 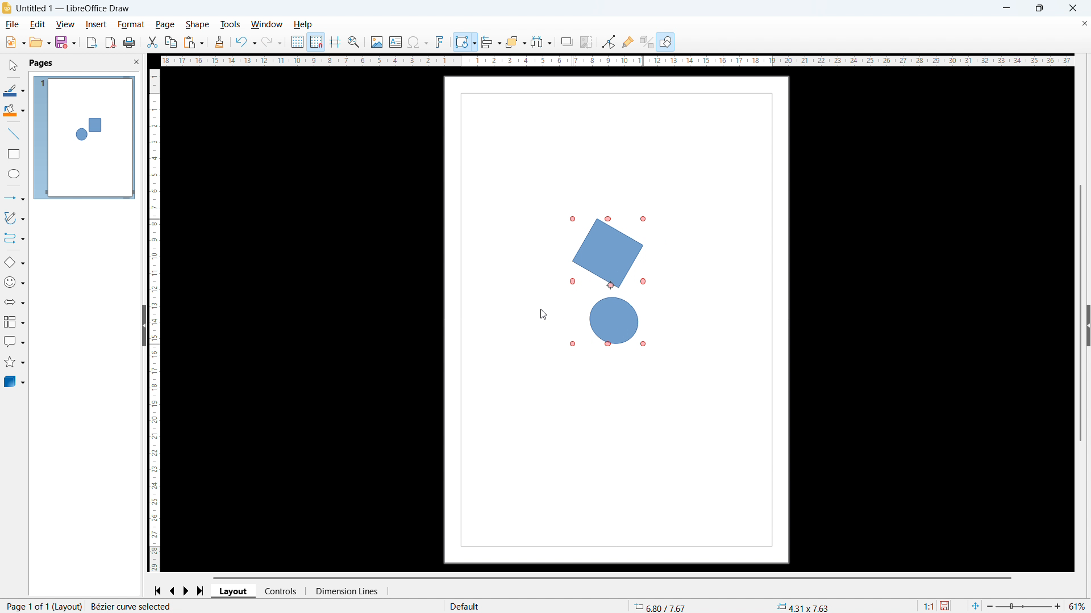 I want to click on Rectangle , so click(x=14, y=154).